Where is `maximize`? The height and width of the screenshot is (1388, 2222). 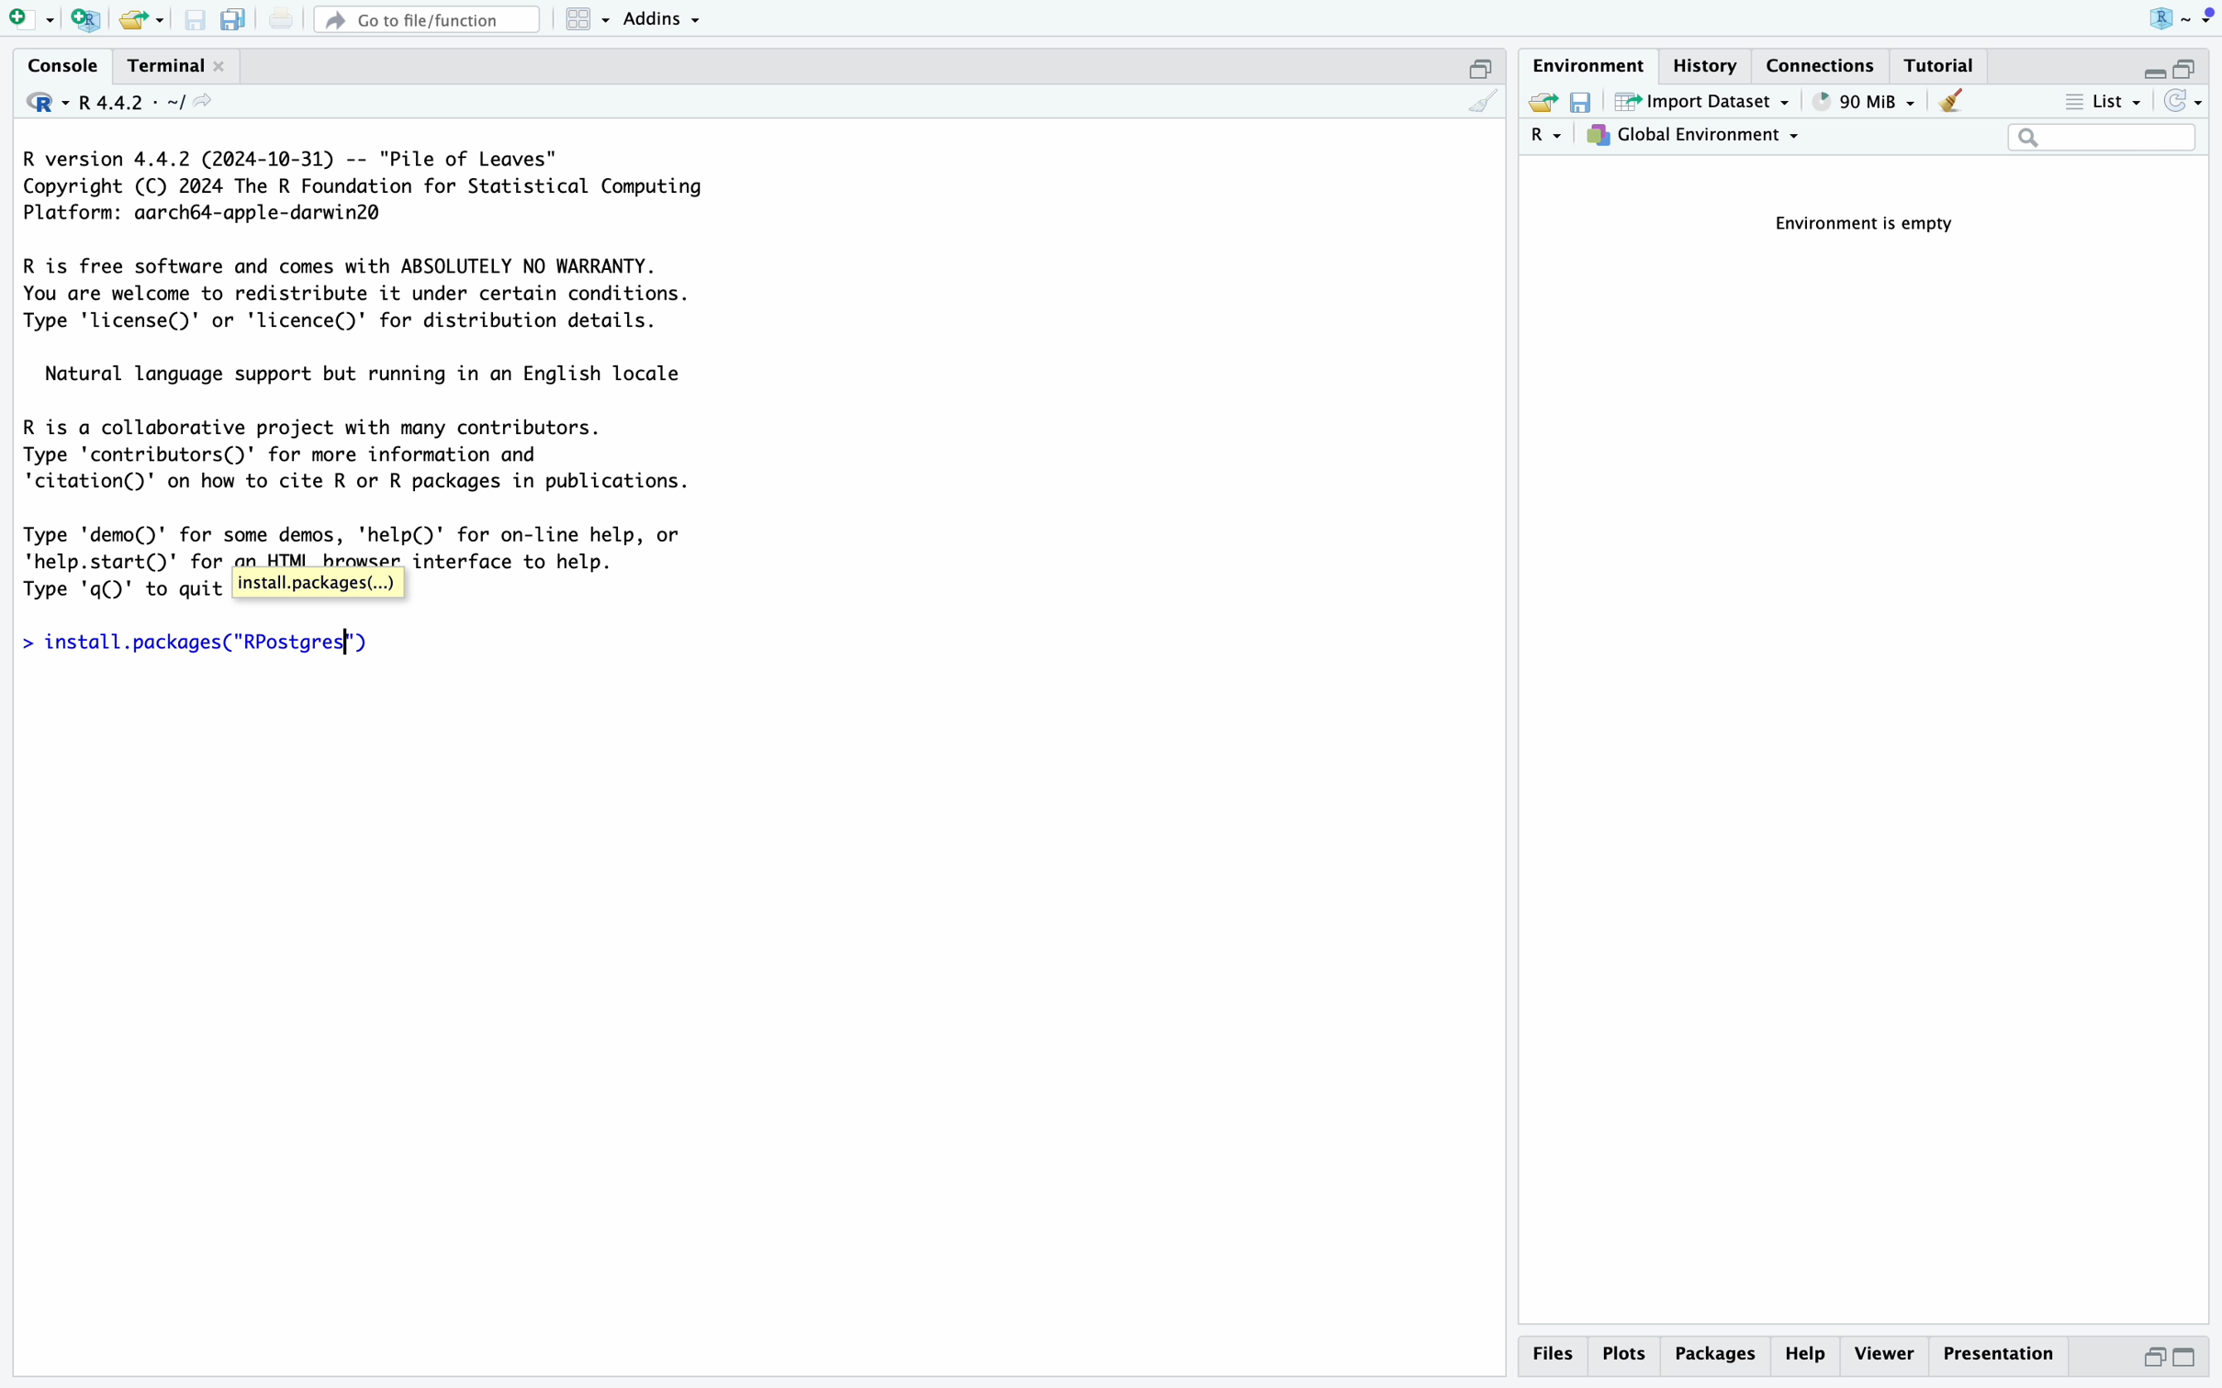
maximize is located at coordinates (1484, 64).